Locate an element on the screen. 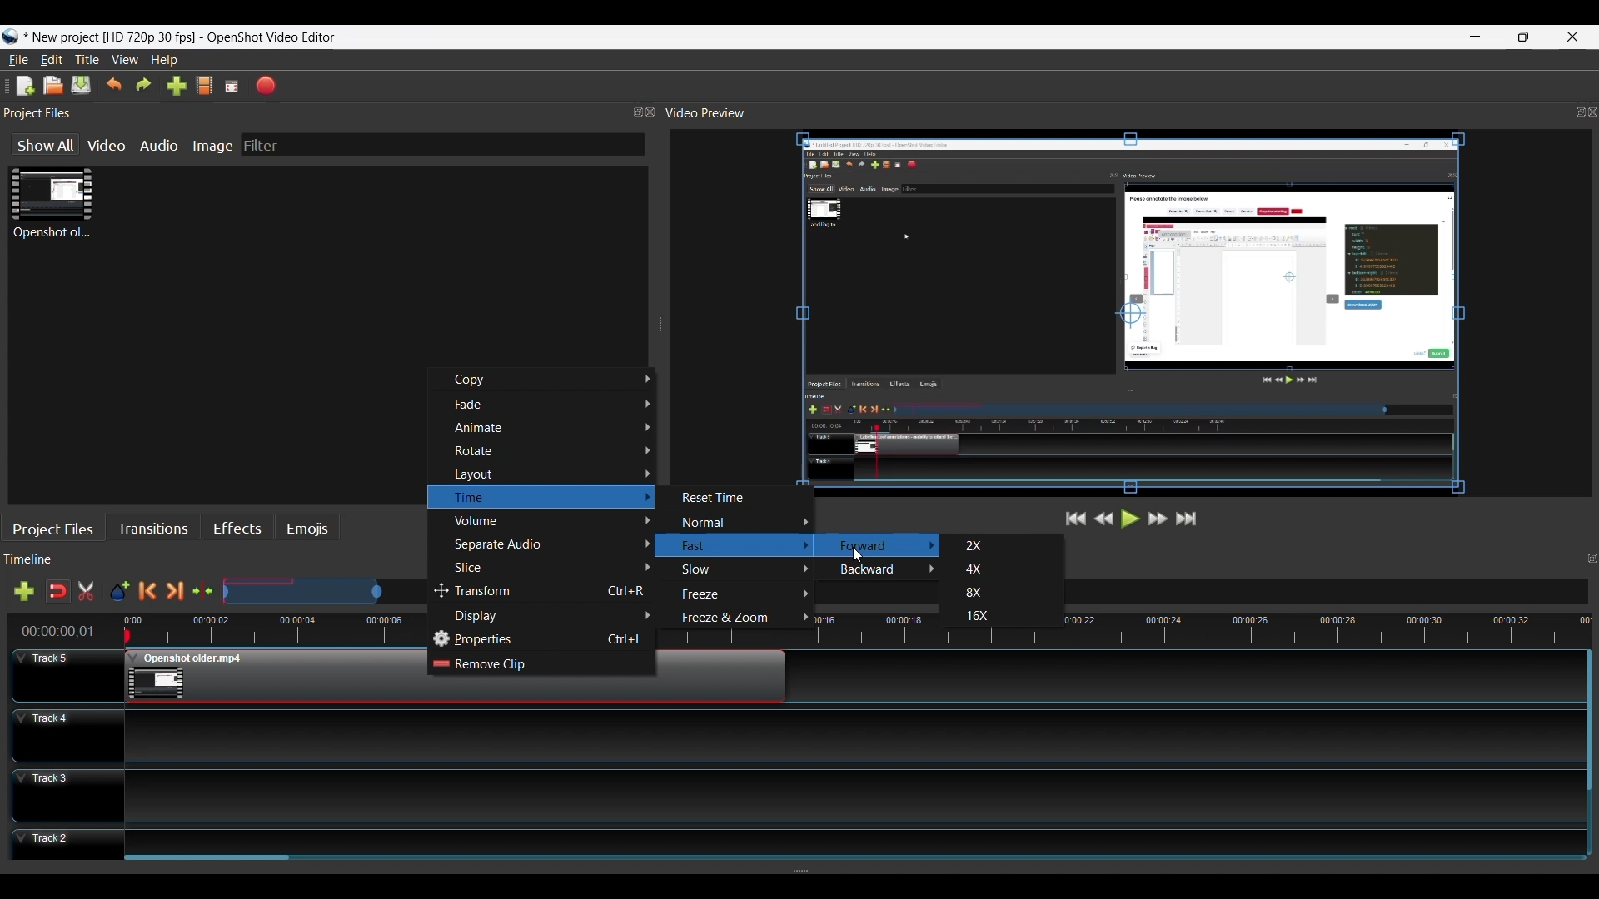 This screenshot has width=1599, height=899. Track Panel is located at coordinates (851, 735).